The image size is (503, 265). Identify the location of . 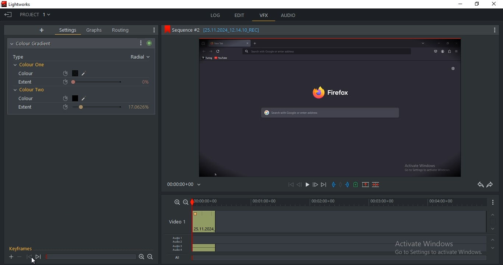
(10, 257).